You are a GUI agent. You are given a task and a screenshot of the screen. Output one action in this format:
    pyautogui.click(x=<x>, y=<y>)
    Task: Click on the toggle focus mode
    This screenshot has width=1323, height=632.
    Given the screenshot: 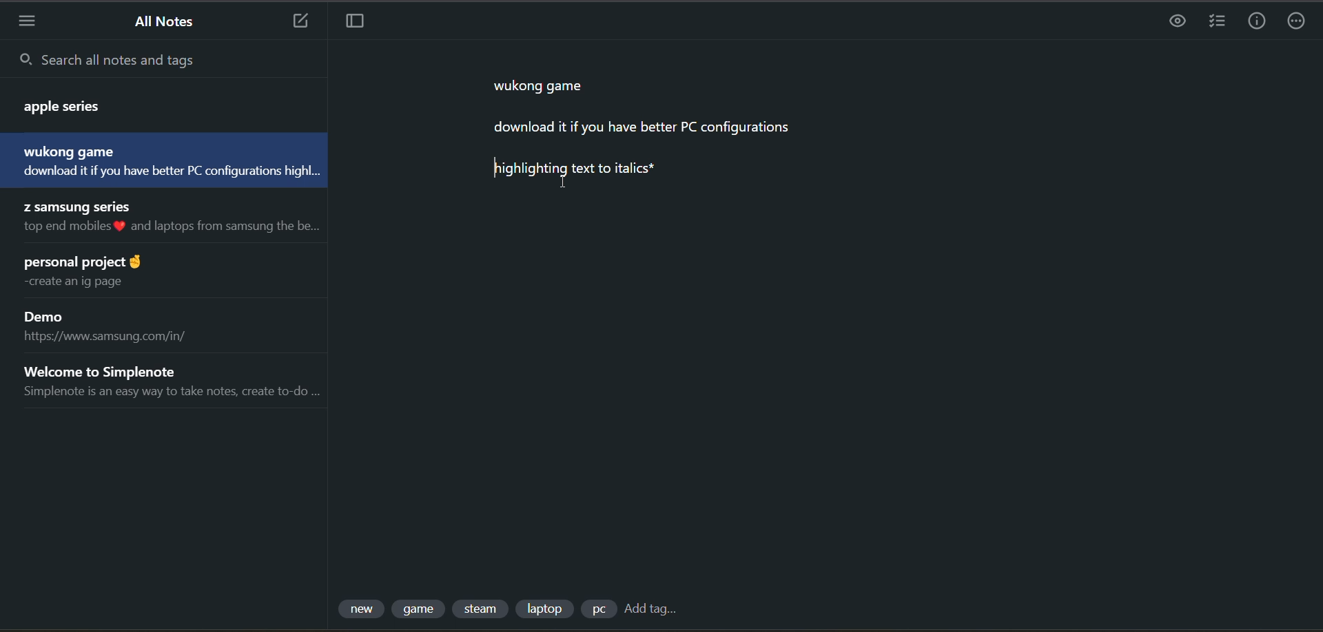 What is the action you would take?
    pyautogui.click(x=356, y=23)
    